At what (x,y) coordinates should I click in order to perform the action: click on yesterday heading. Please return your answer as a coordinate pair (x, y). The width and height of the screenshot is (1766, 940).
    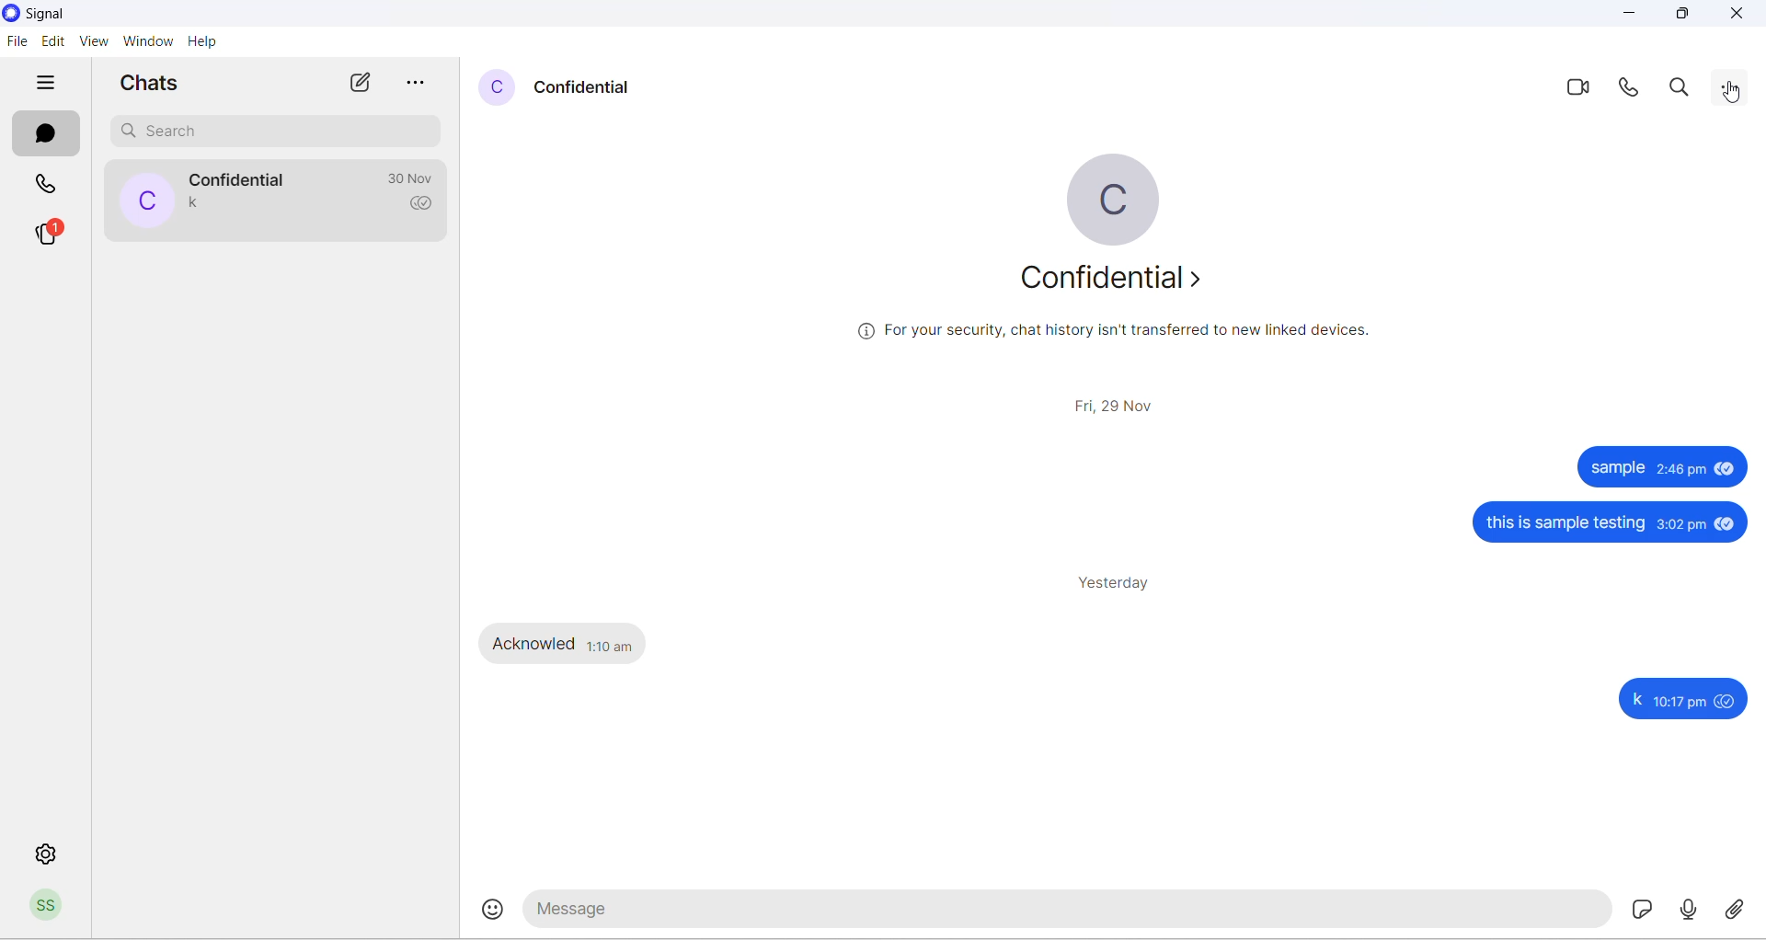
    Looking at the image, I should click on (1122, 585).